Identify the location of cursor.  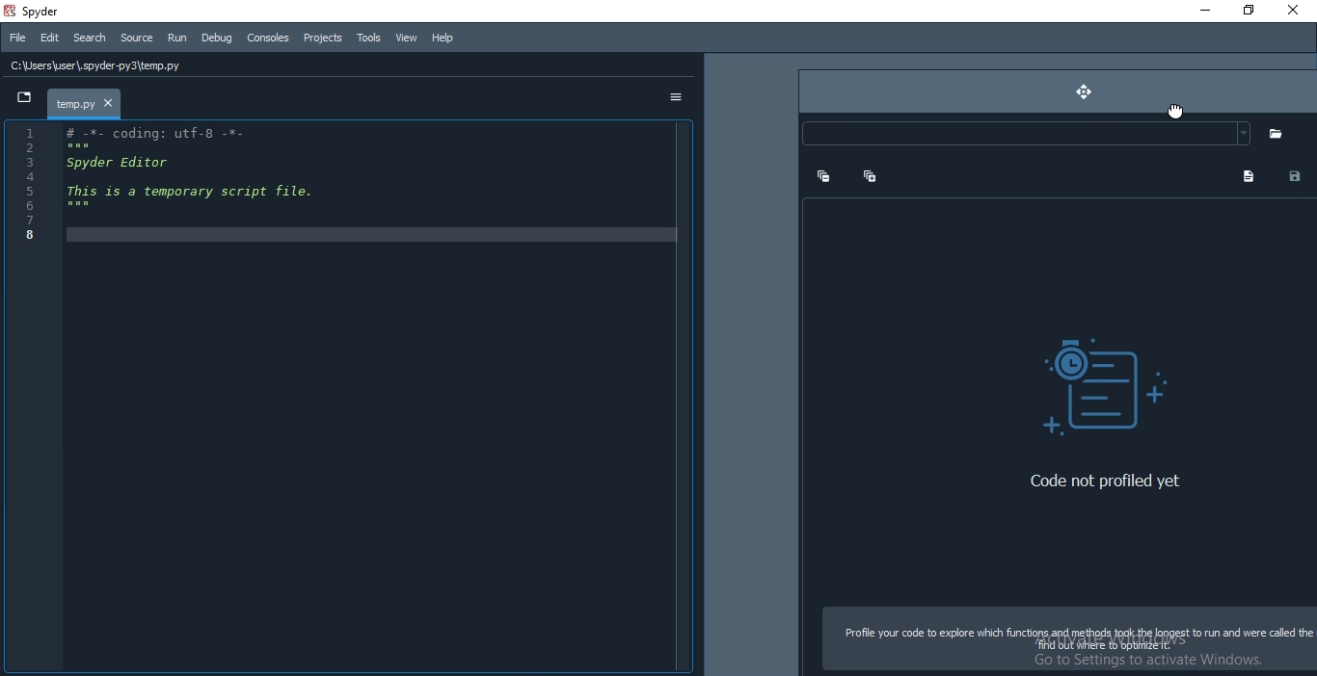
(1175, 112).